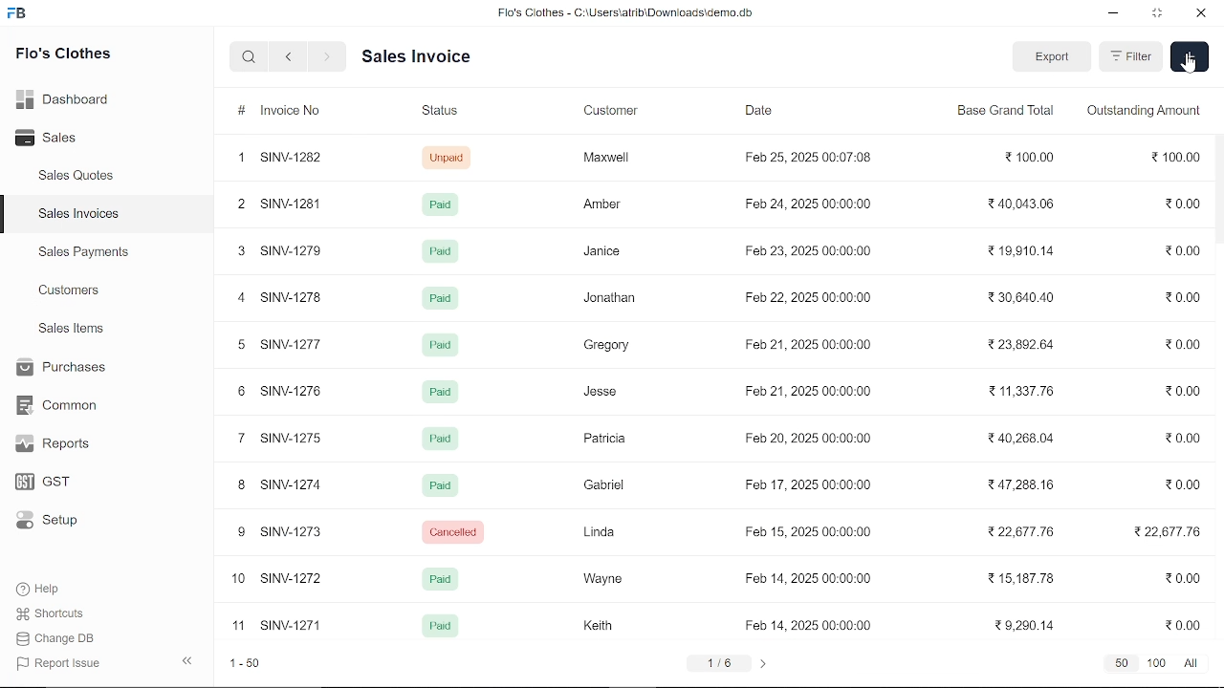 The width and height of the screenshot is (1224, 688). I want to click on Flo's Clothes, so click(63, 55).